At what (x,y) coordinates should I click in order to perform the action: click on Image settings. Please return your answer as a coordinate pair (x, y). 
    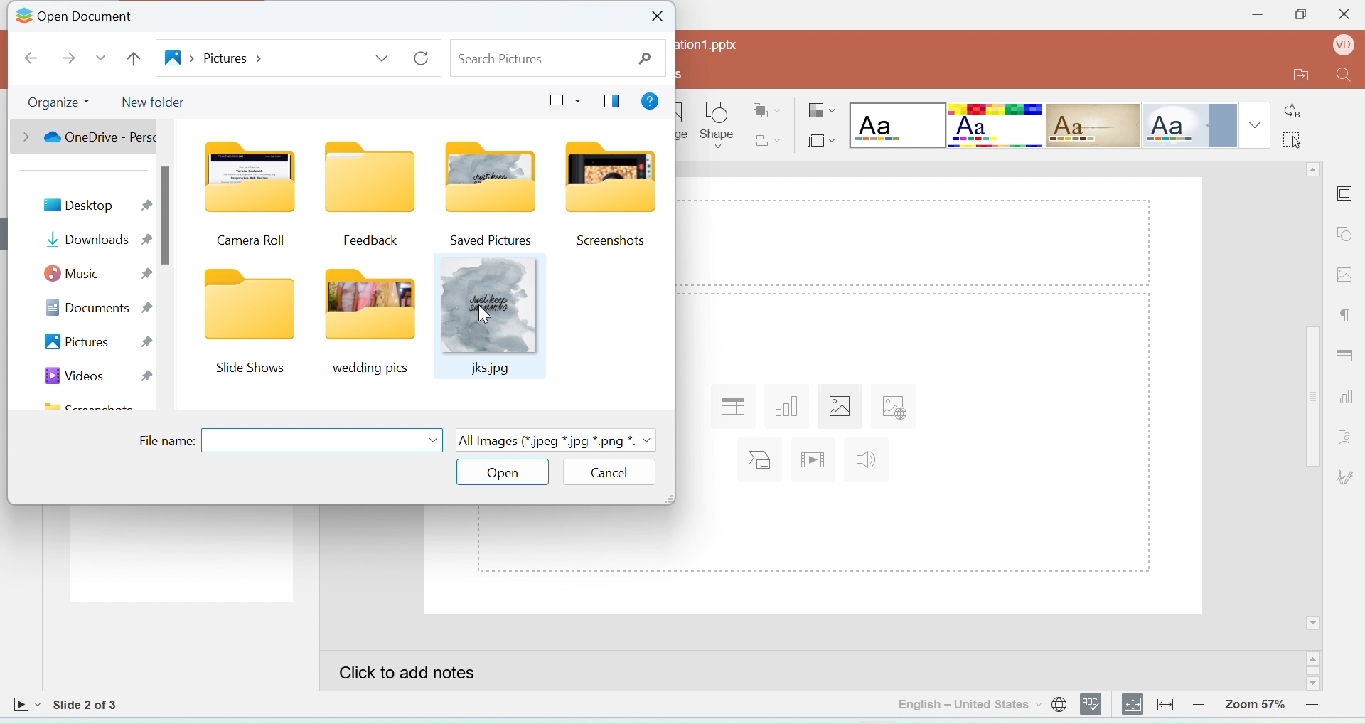
    Looking at the image, I should click on (1347, 273).